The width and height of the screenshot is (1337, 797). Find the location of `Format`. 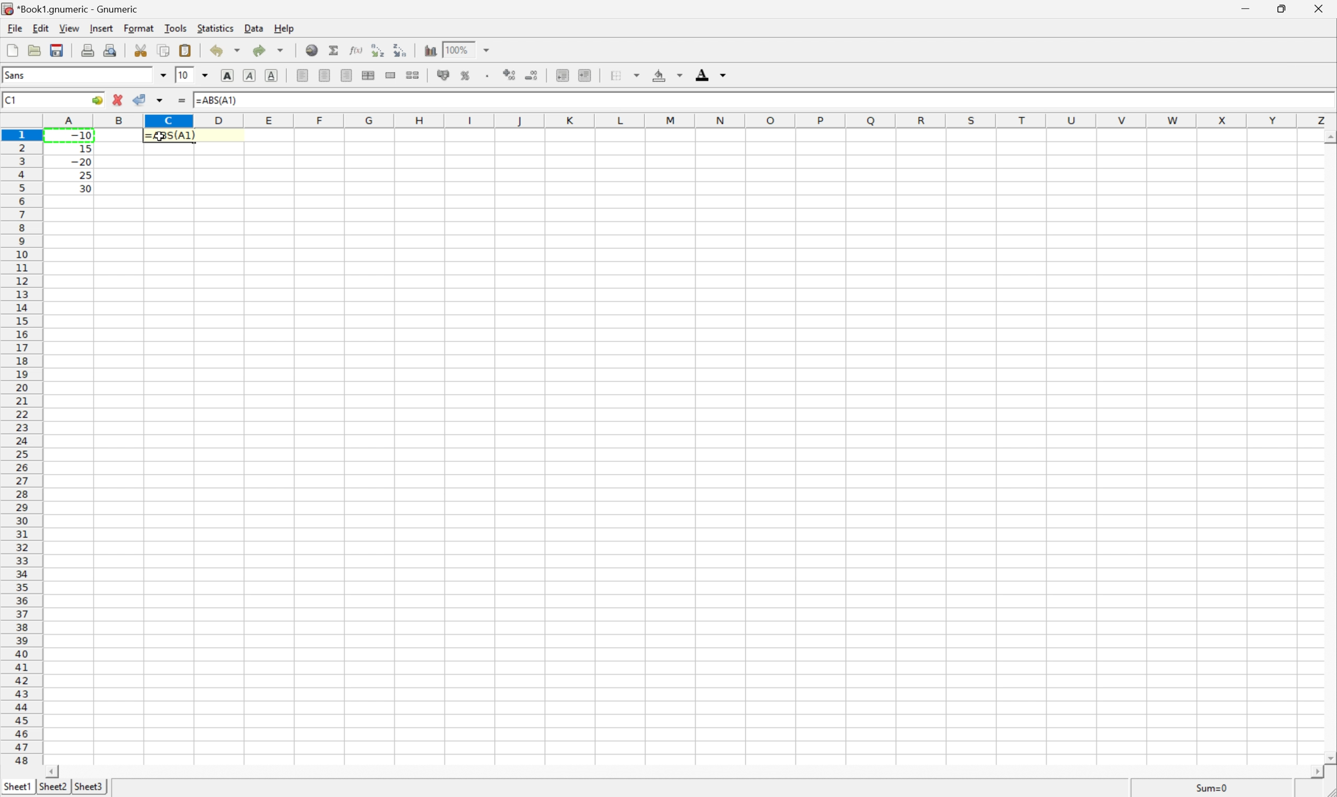

Format is located at coordinates (141, 27).